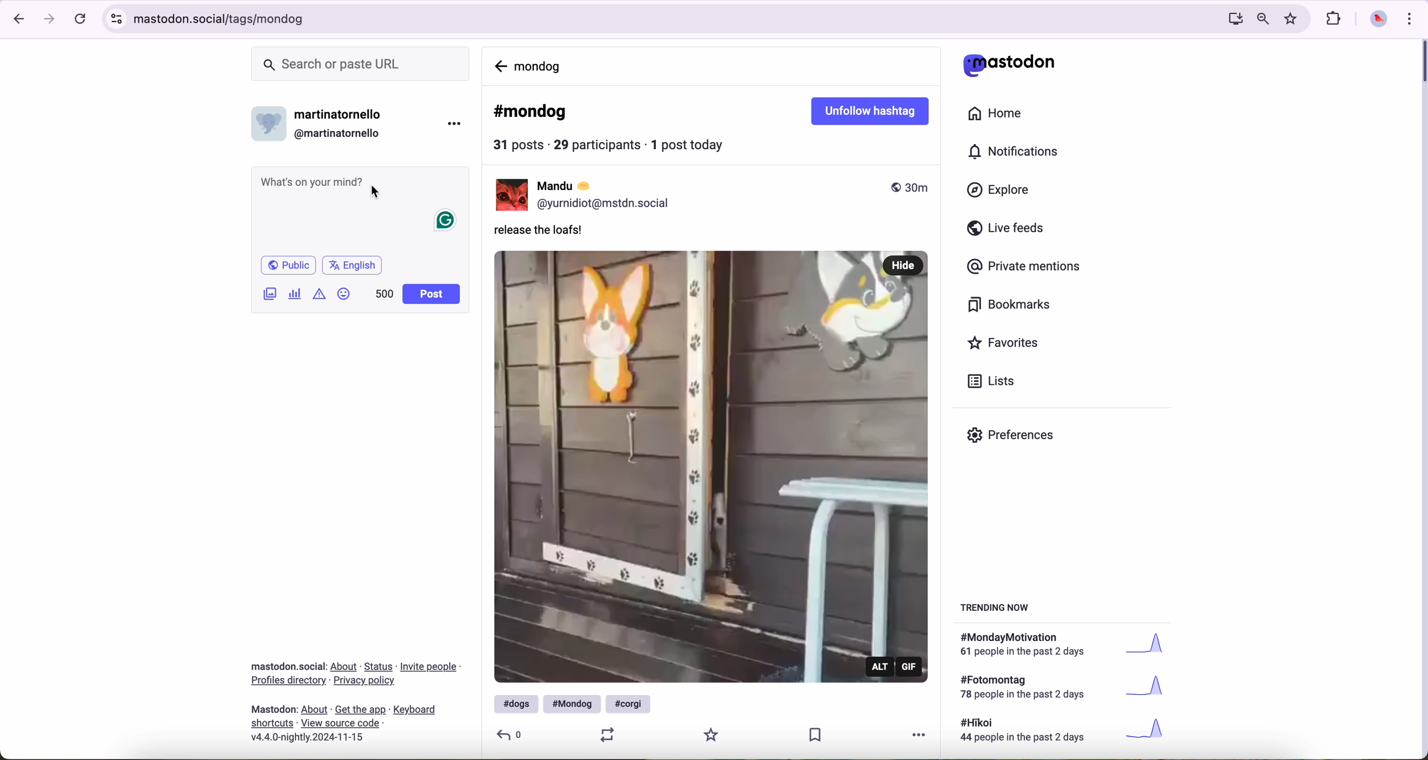 This screenshot has width=1428, height=760. Describe the element at coordinates (604, 734) in the screenshot. I see `retweet` at that location.